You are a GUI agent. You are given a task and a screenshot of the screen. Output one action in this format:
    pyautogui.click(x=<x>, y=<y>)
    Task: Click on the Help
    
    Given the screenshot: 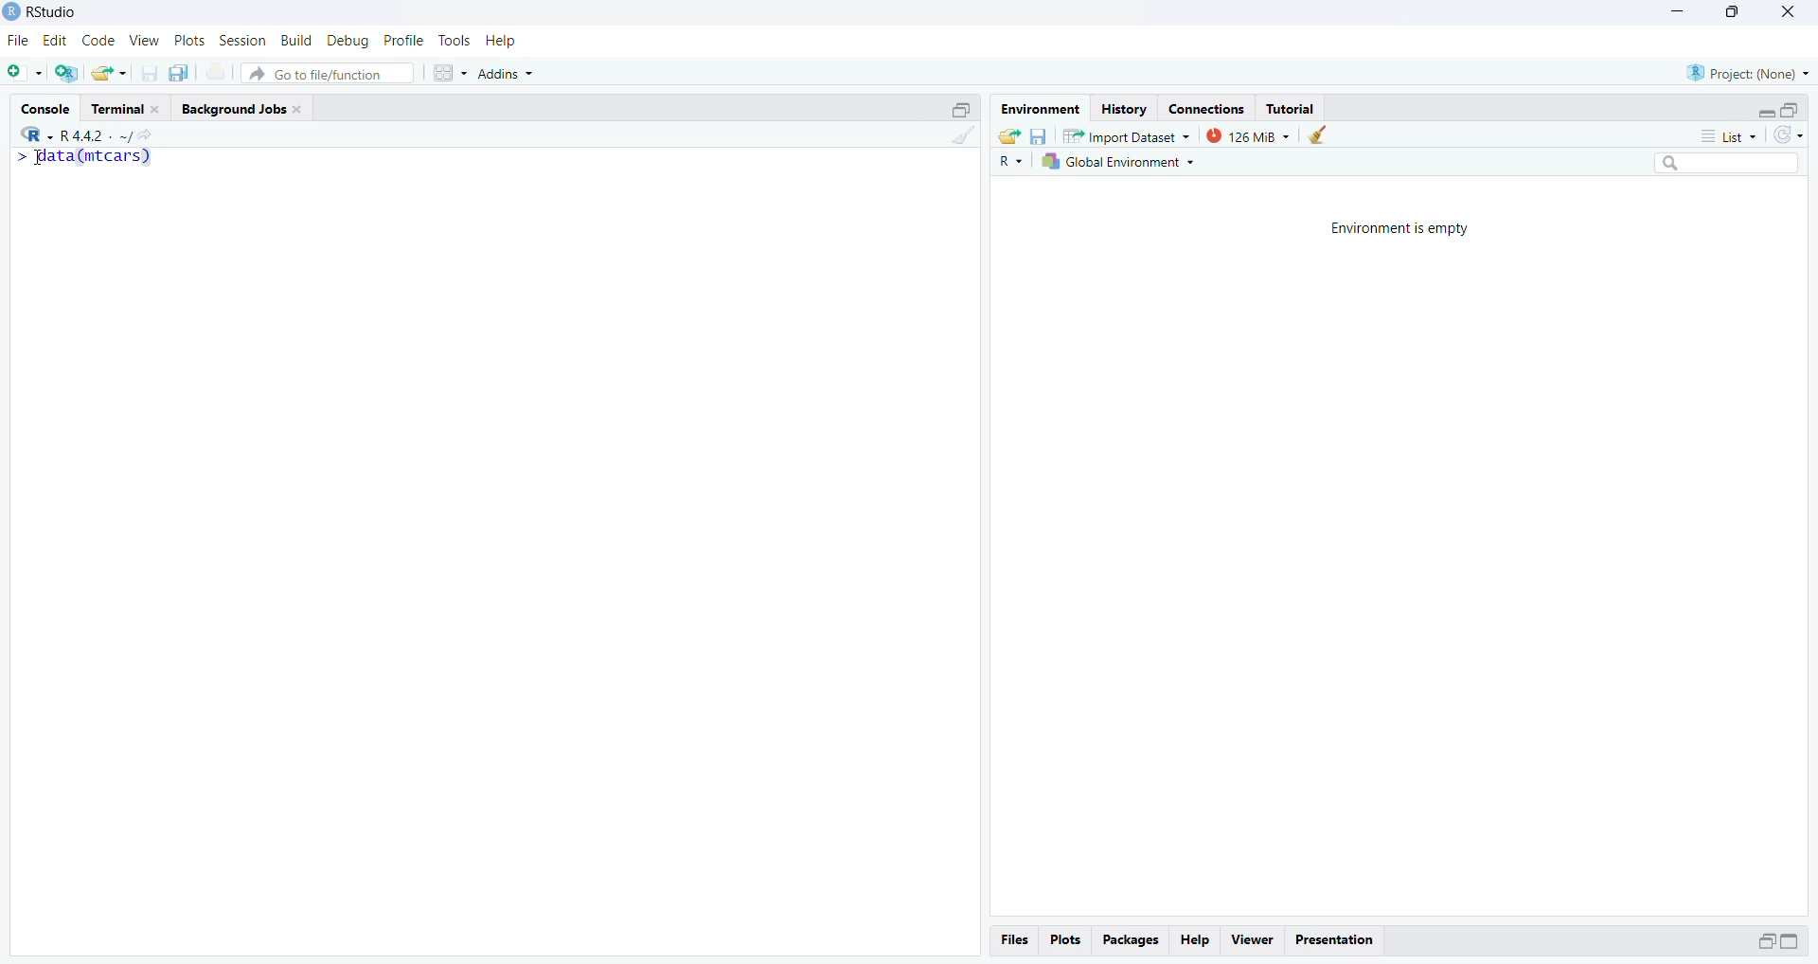 What is the action you would take?
    pyautogui.click(x=1195, y=941)
    